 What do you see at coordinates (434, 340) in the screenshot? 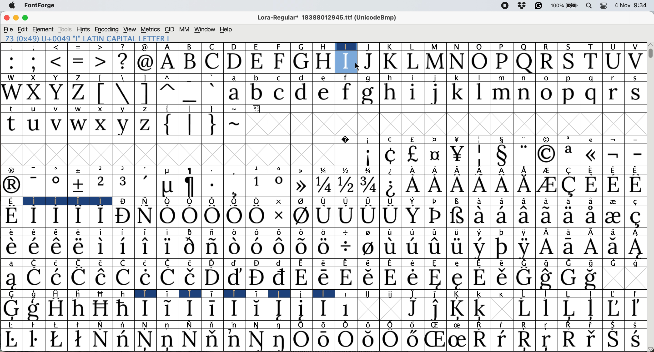
I see `Symbol` at bounding box center [434, 340].